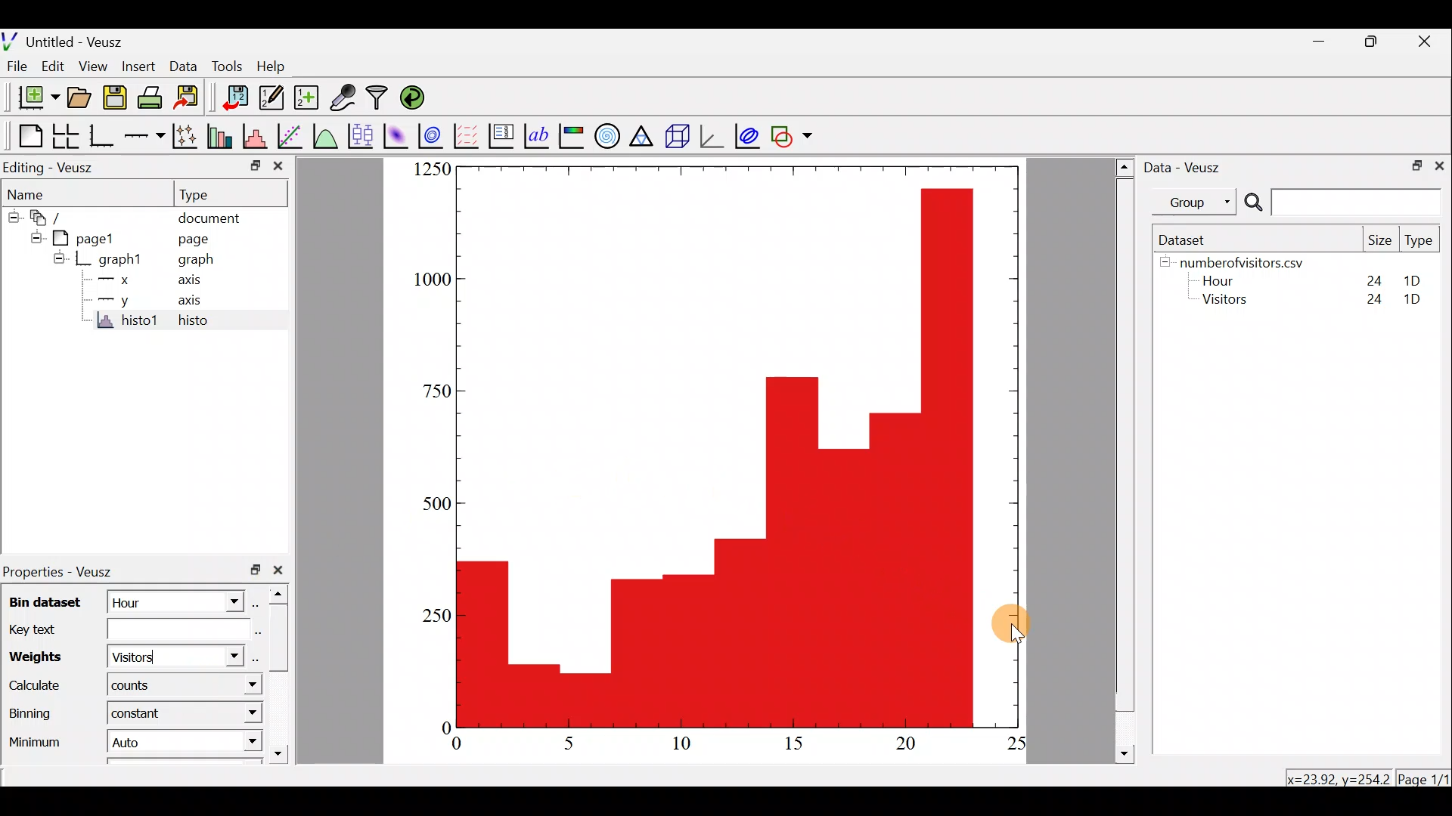  Describe the element at coordinates (182, 65) in the screenshot. I see `Data` at that location.